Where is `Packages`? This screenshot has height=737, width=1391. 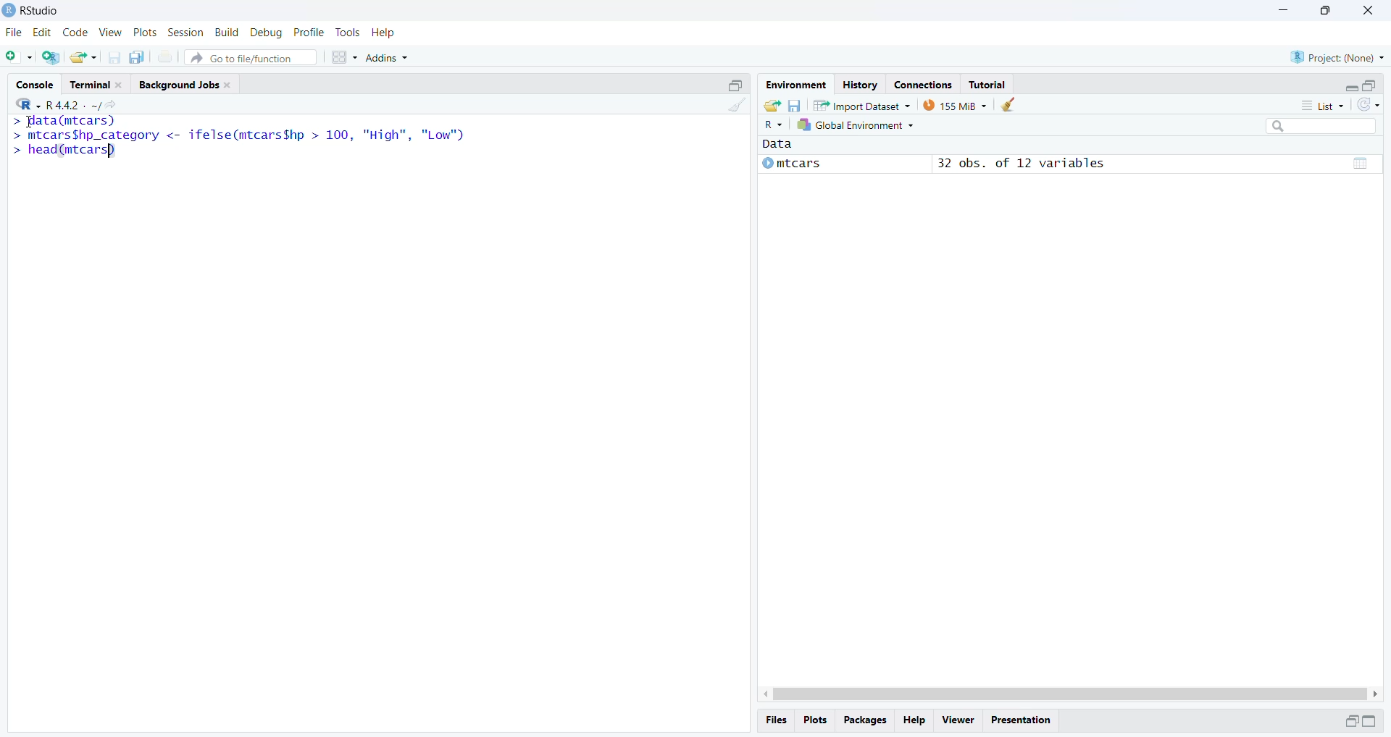 Packages is located at coordinates (866, 721).